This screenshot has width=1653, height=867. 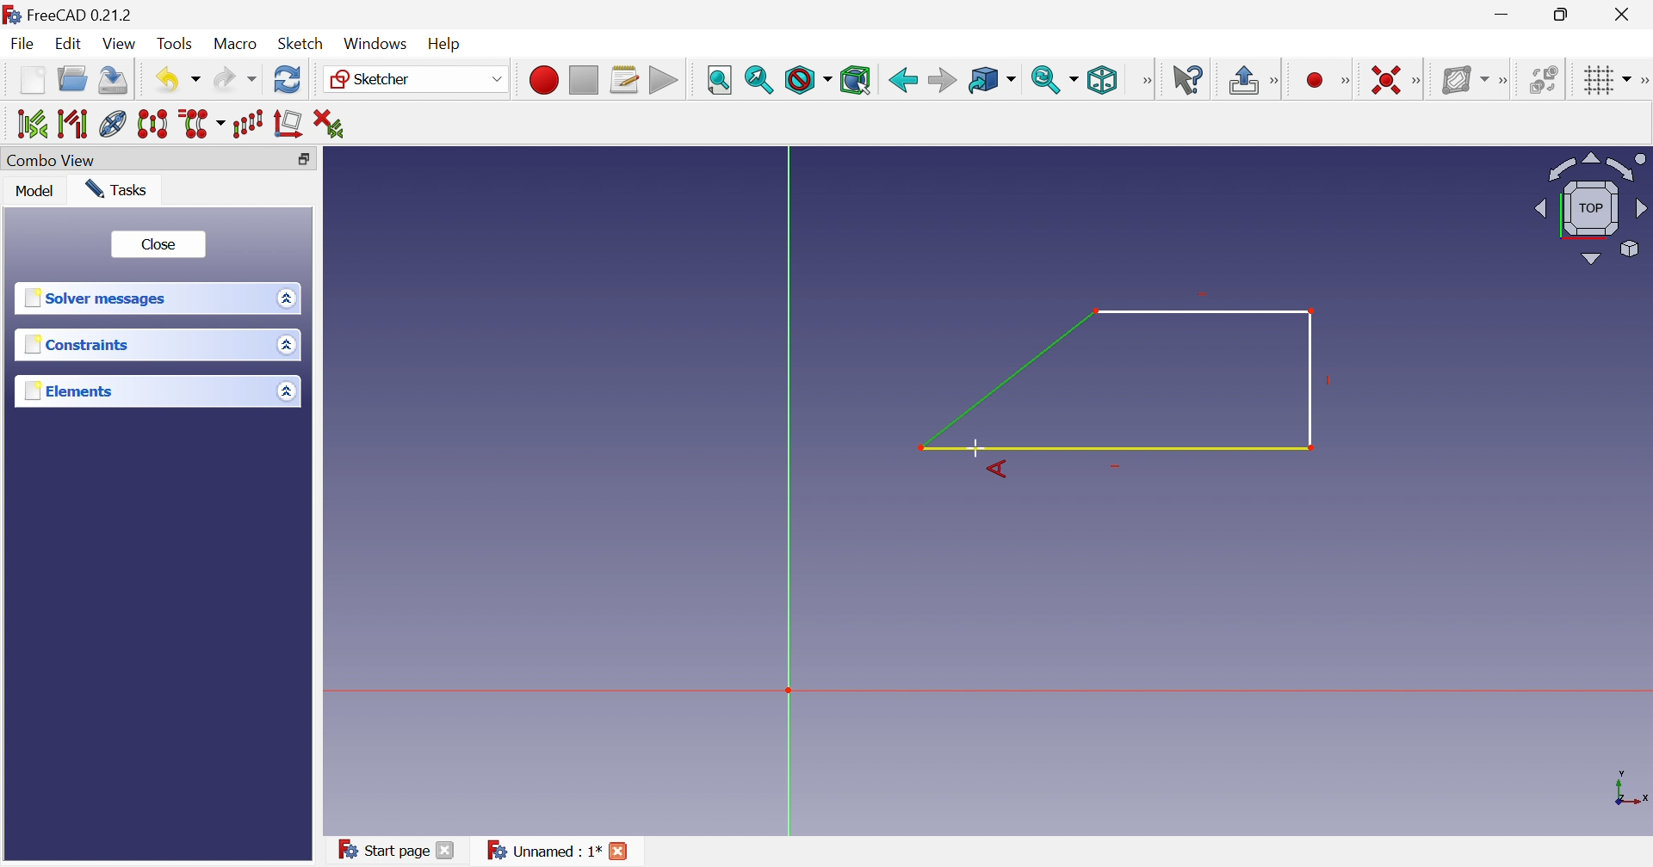 I want to click on Restore Down, so click(x=1563, y=14).